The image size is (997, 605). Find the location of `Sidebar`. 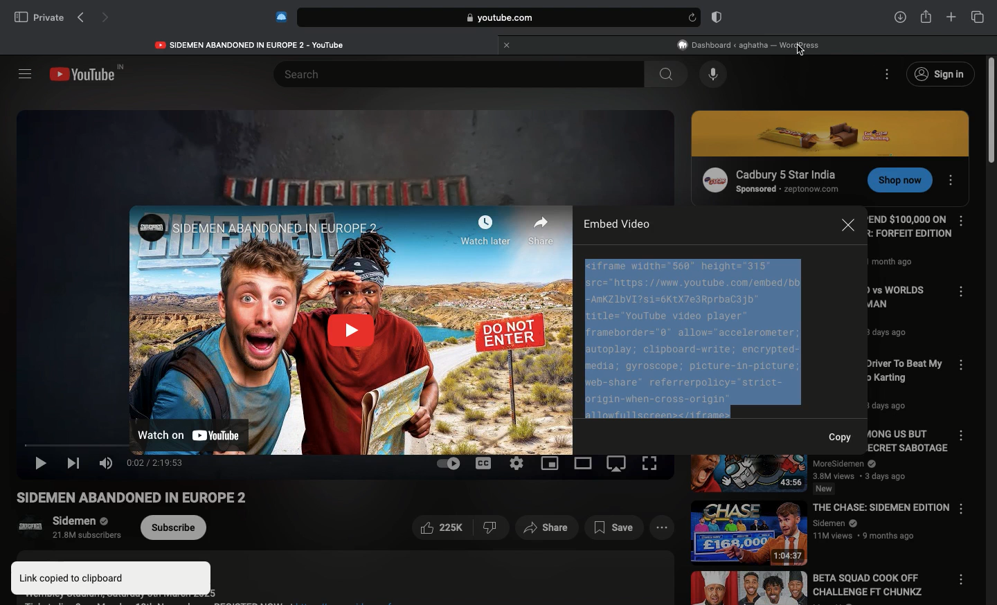

Sidebar is located at coordinates (24, 73).